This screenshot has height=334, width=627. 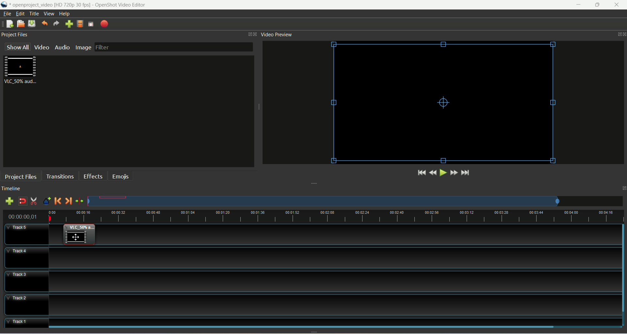 I want to click on jump to end, so click(x=466, y=173).